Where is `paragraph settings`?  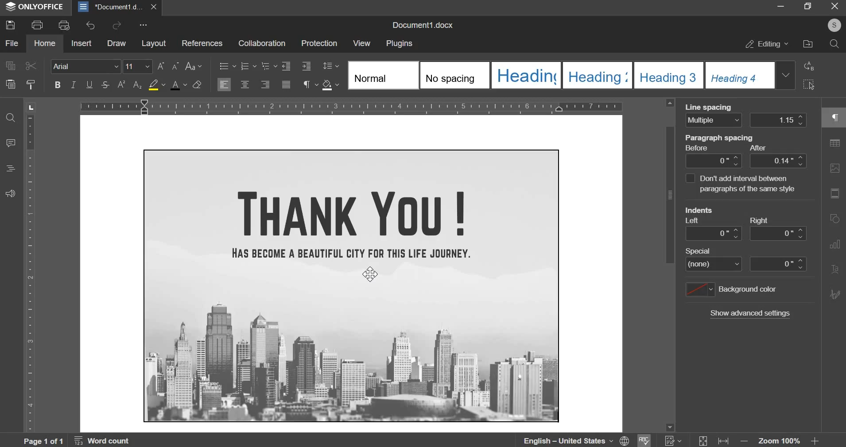
paragraph settings is located at coordinates (309, 85).